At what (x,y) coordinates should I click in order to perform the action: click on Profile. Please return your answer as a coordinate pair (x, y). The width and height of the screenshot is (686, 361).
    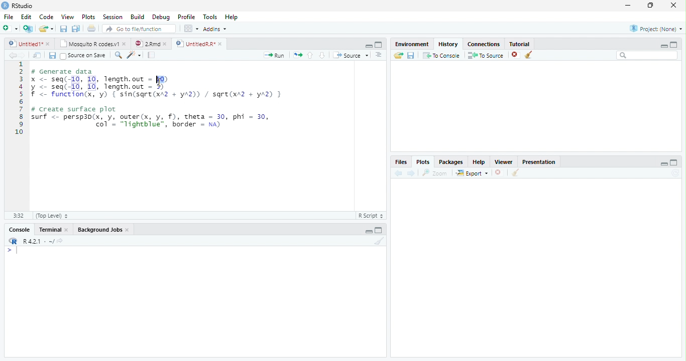
    Looking at the image, I should click on (187, 17).